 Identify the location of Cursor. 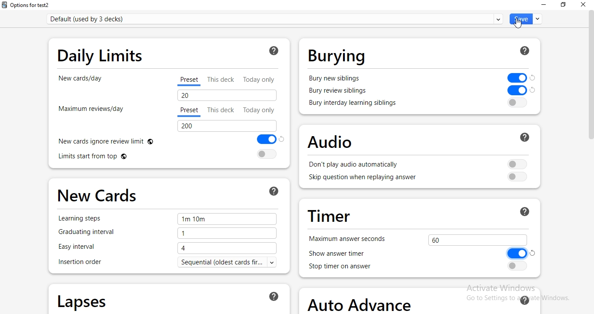
(518, 23).